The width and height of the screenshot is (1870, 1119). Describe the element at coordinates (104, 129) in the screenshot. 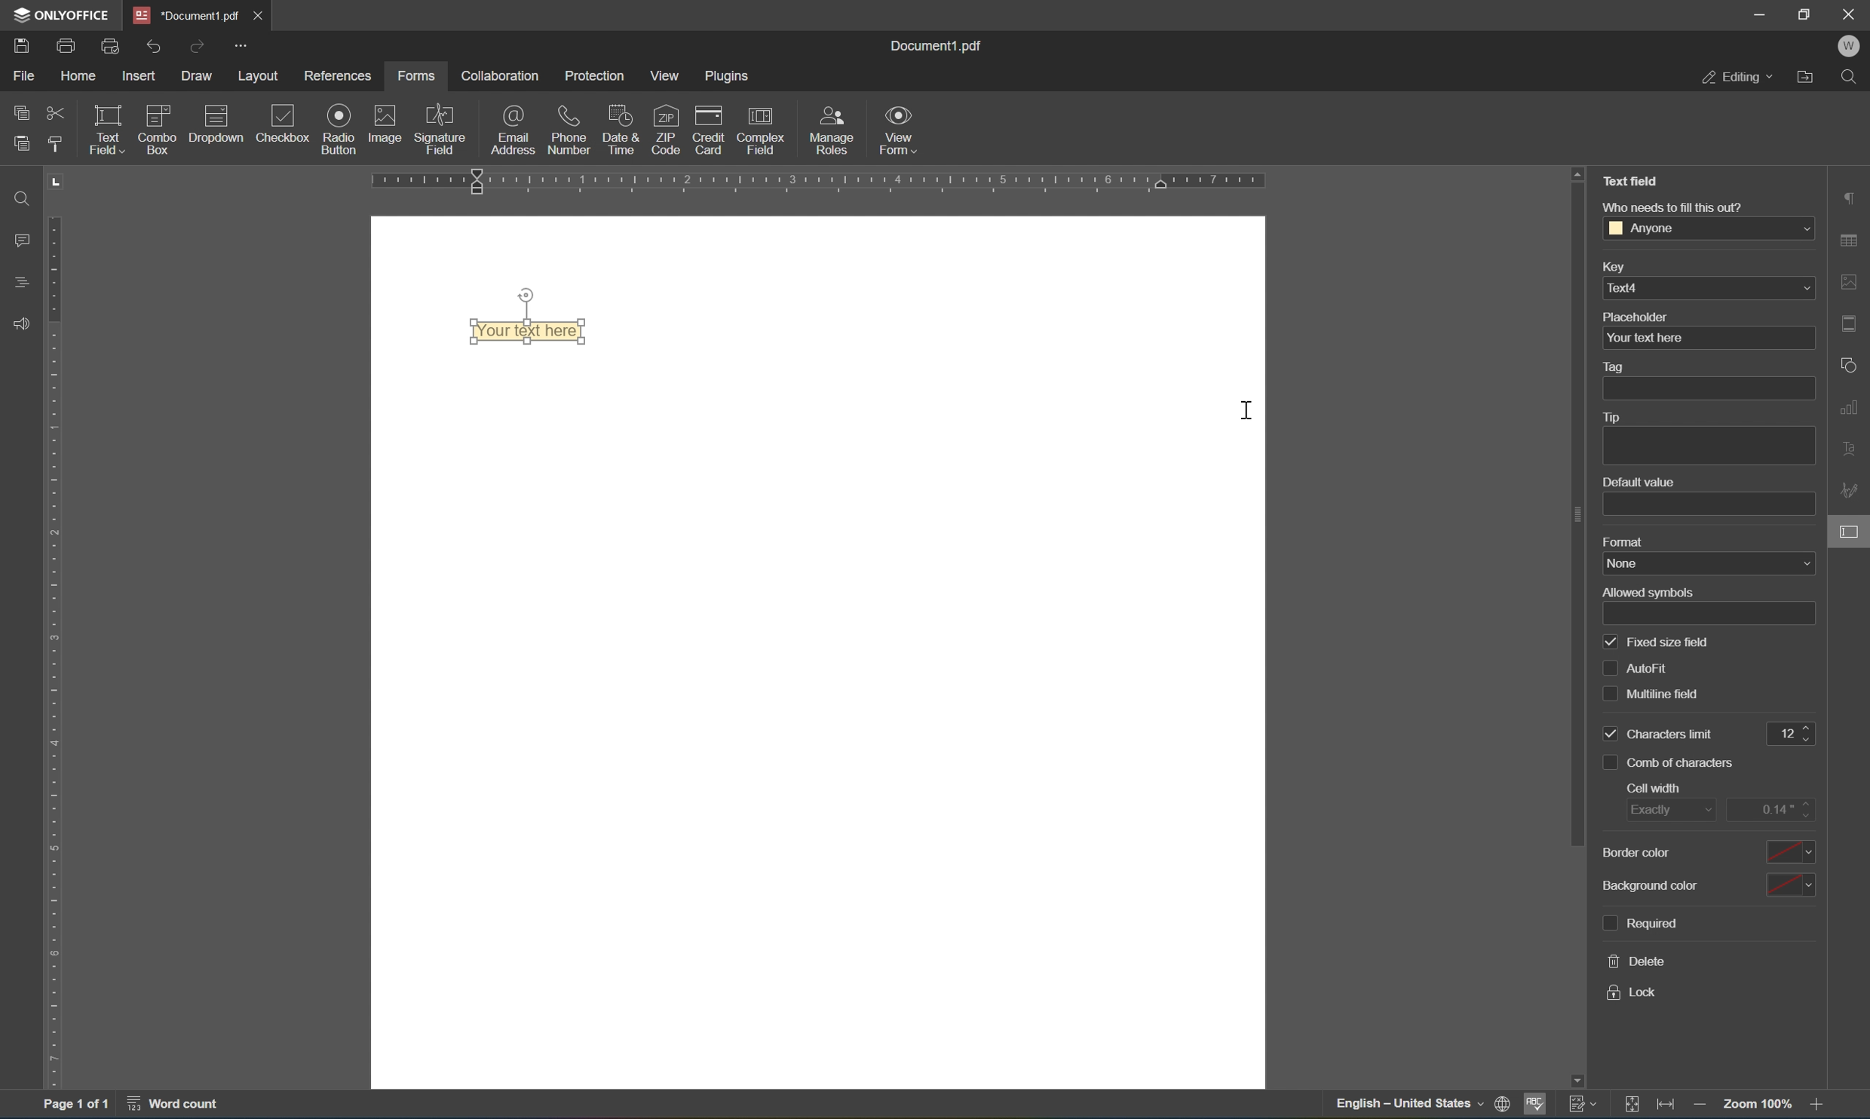

I see `text field` at that location.